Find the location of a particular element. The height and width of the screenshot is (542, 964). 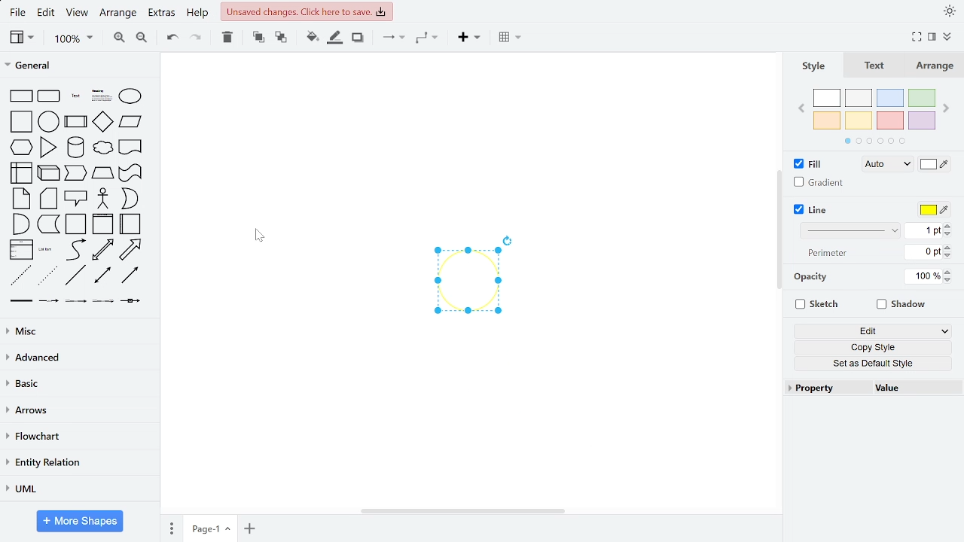

current page is located at coordinates (209, 528).